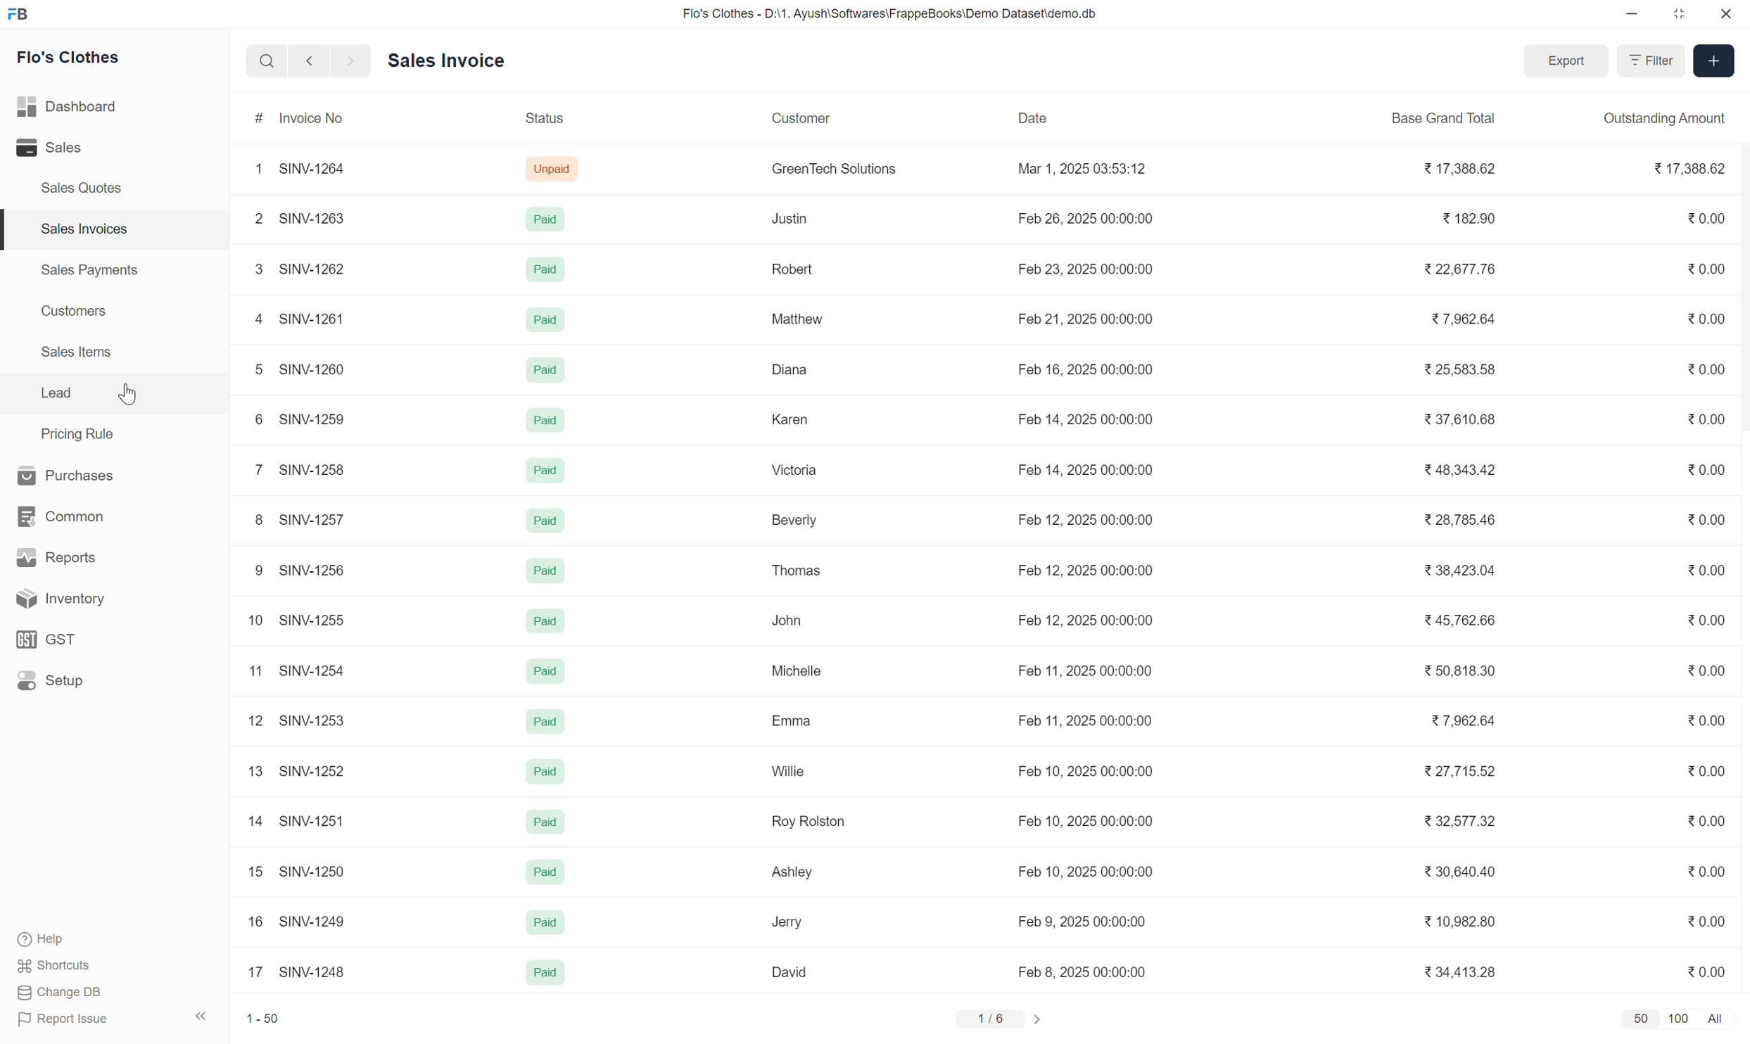 The image size is (1750, 1044). Describe the element at coordinates (59, 516) in the screenshot. I see ` Common` at that location.